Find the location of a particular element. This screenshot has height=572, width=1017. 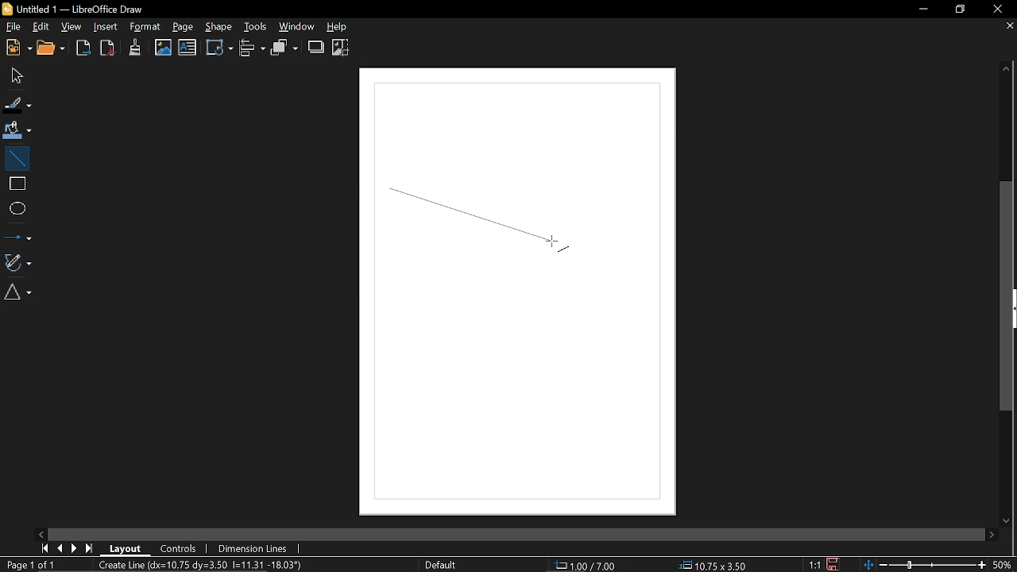

Export to pdf is located at coordinates (106, 48).